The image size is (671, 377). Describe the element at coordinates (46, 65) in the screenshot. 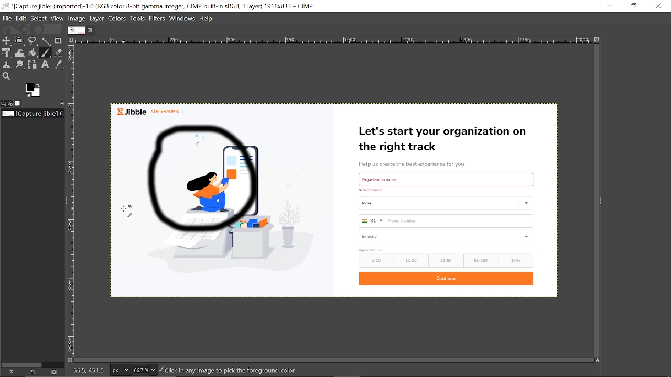

I see `text tool ` at that location.